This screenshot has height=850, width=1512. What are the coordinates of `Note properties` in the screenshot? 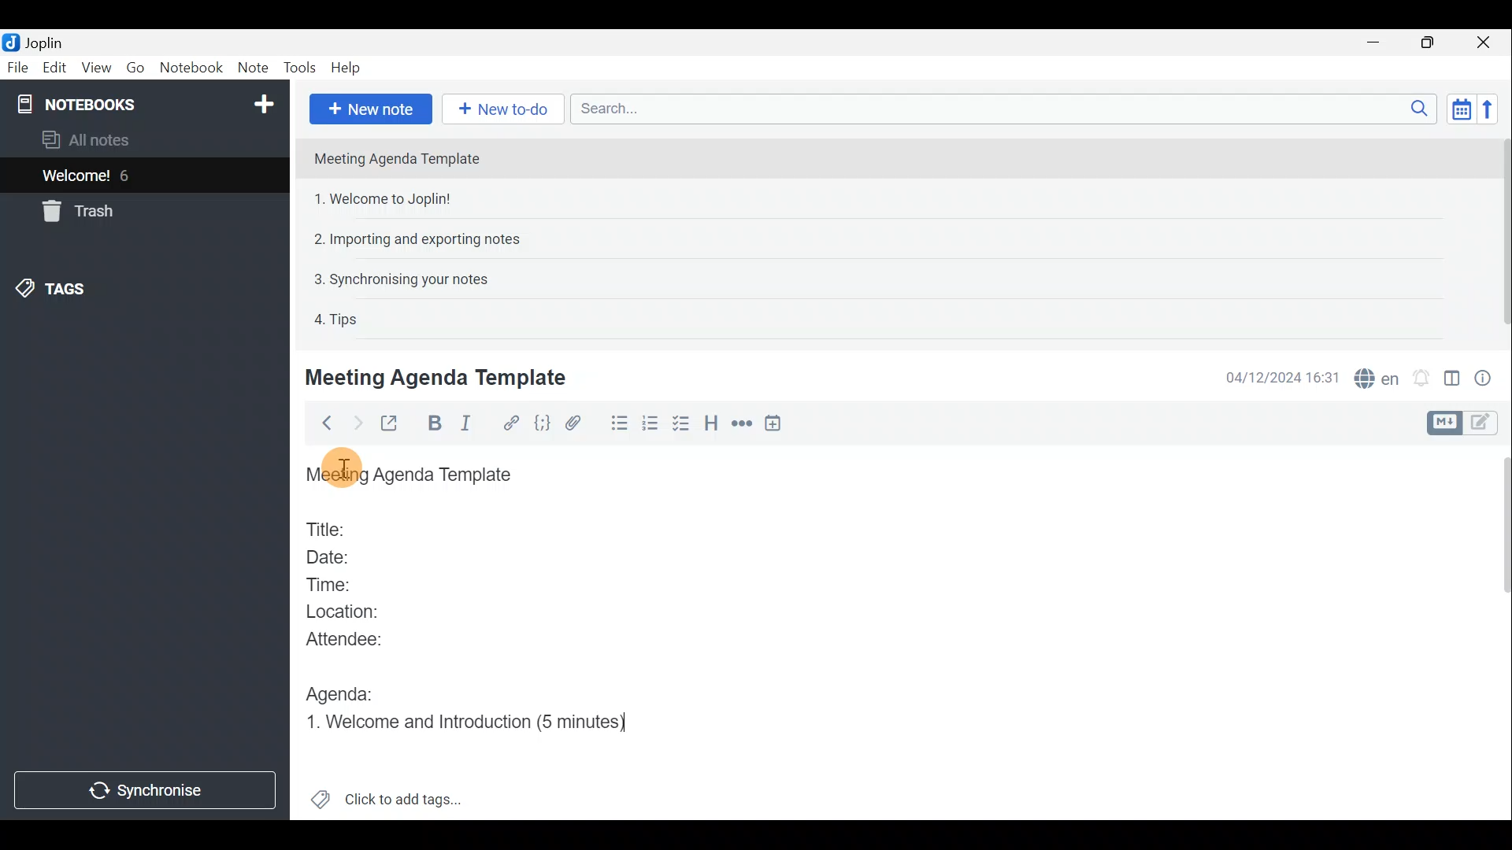 It's located at (1488, 377).